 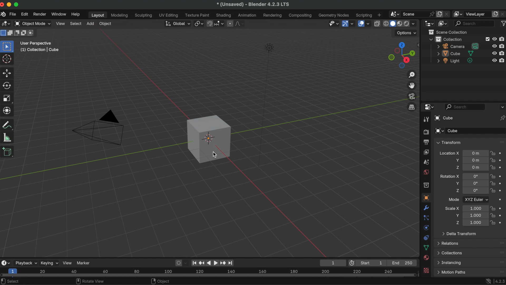 What do you see at coordinates (457, 167) in the screenshot?
I see `location Z` at bounding box center [457, 167].